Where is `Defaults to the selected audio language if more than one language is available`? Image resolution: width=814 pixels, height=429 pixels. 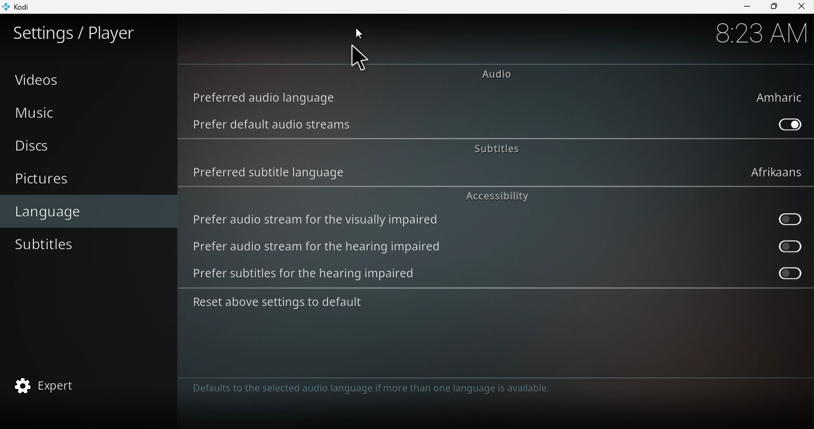
Defaults to the selected audio language if more than one language is available is located at coordinates (389, 391).